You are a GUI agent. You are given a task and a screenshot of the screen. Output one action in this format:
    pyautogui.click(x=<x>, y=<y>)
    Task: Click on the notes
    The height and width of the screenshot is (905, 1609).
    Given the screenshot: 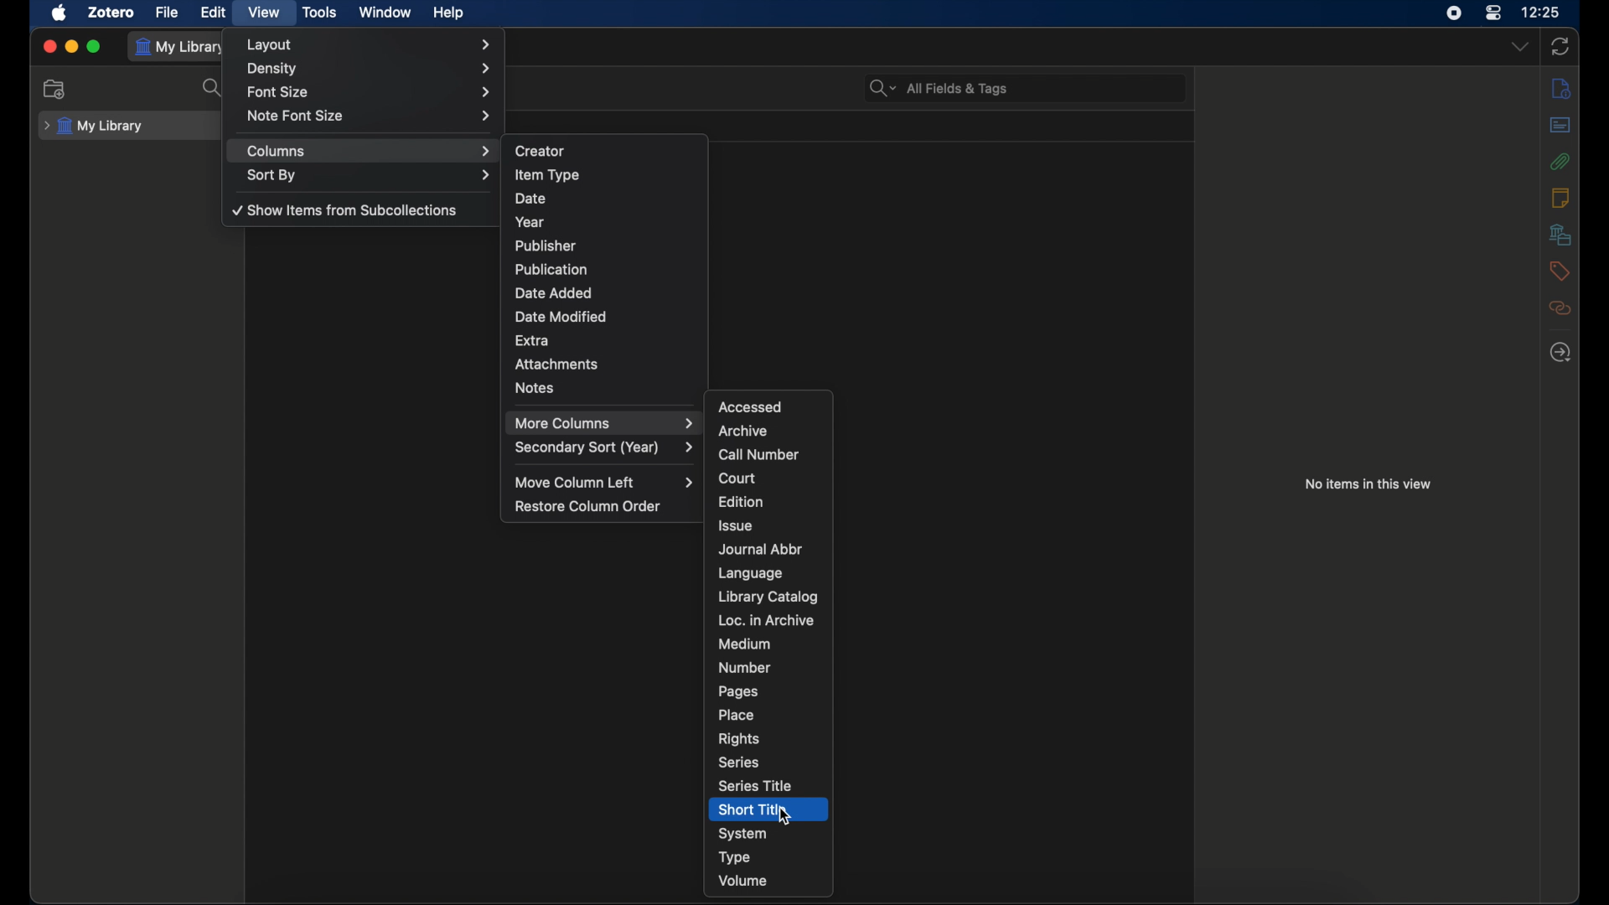 What is the action you would take?
    pyautogui.click(x=1562, y=198)
    